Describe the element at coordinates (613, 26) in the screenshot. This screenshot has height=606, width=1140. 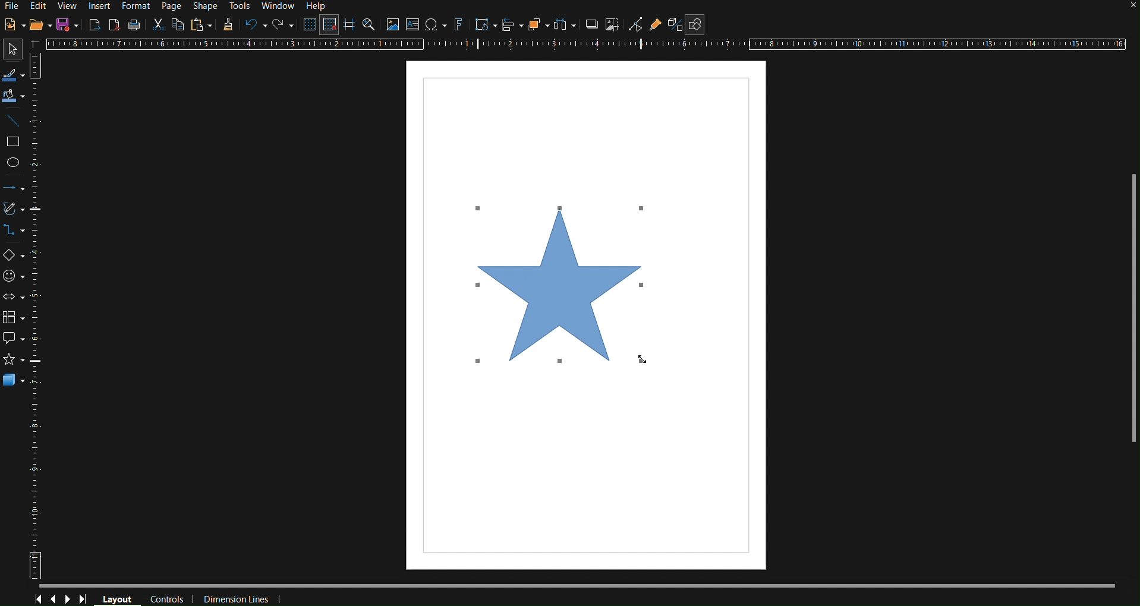
I see `Crop Image` at that location.